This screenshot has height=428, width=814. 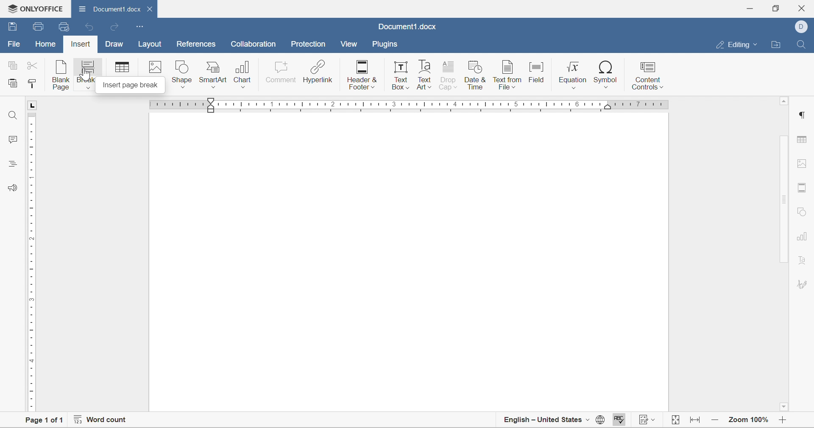 What do you see at coordinates (413, 105) in the screenshot?
I see `Ruler` at bounding box center [413, 105].